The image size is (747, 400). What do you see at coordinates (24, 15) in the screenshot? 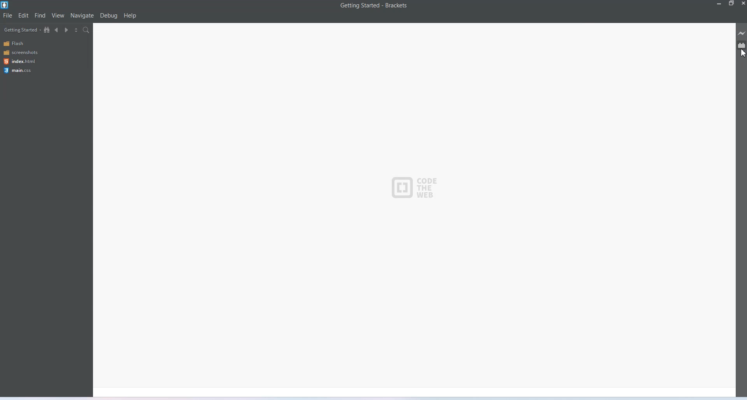
I see `Edit` at bounding box center [24, 15].